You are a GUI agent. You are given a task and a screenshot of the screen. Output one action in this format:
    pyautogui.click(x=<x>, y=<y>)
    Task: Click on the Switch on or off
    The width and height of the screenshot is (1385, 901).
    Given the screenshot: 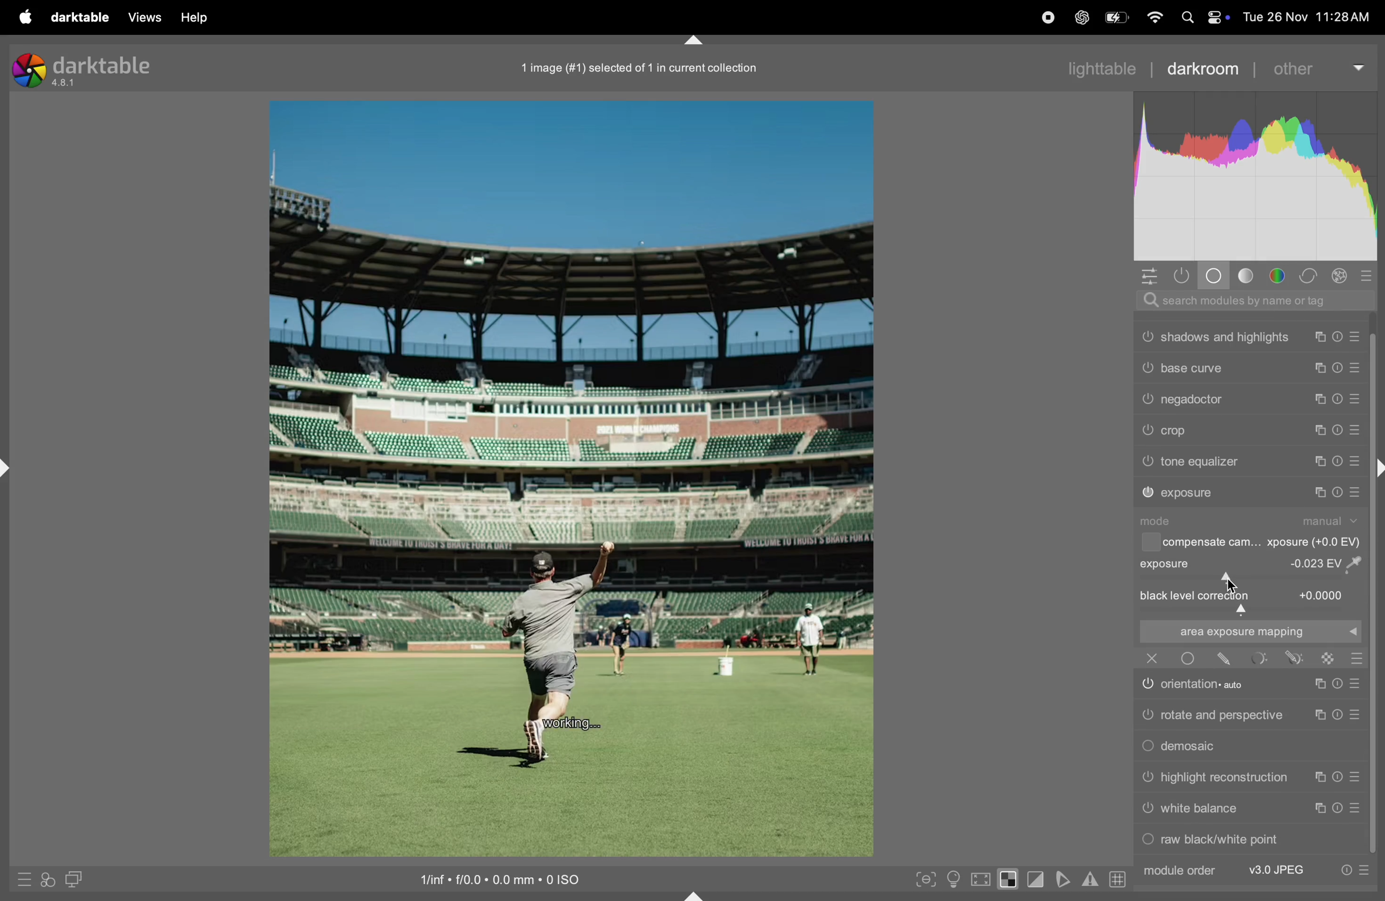 What is the action you would take?
    pyautogui.click(x=1147, y=747)
    